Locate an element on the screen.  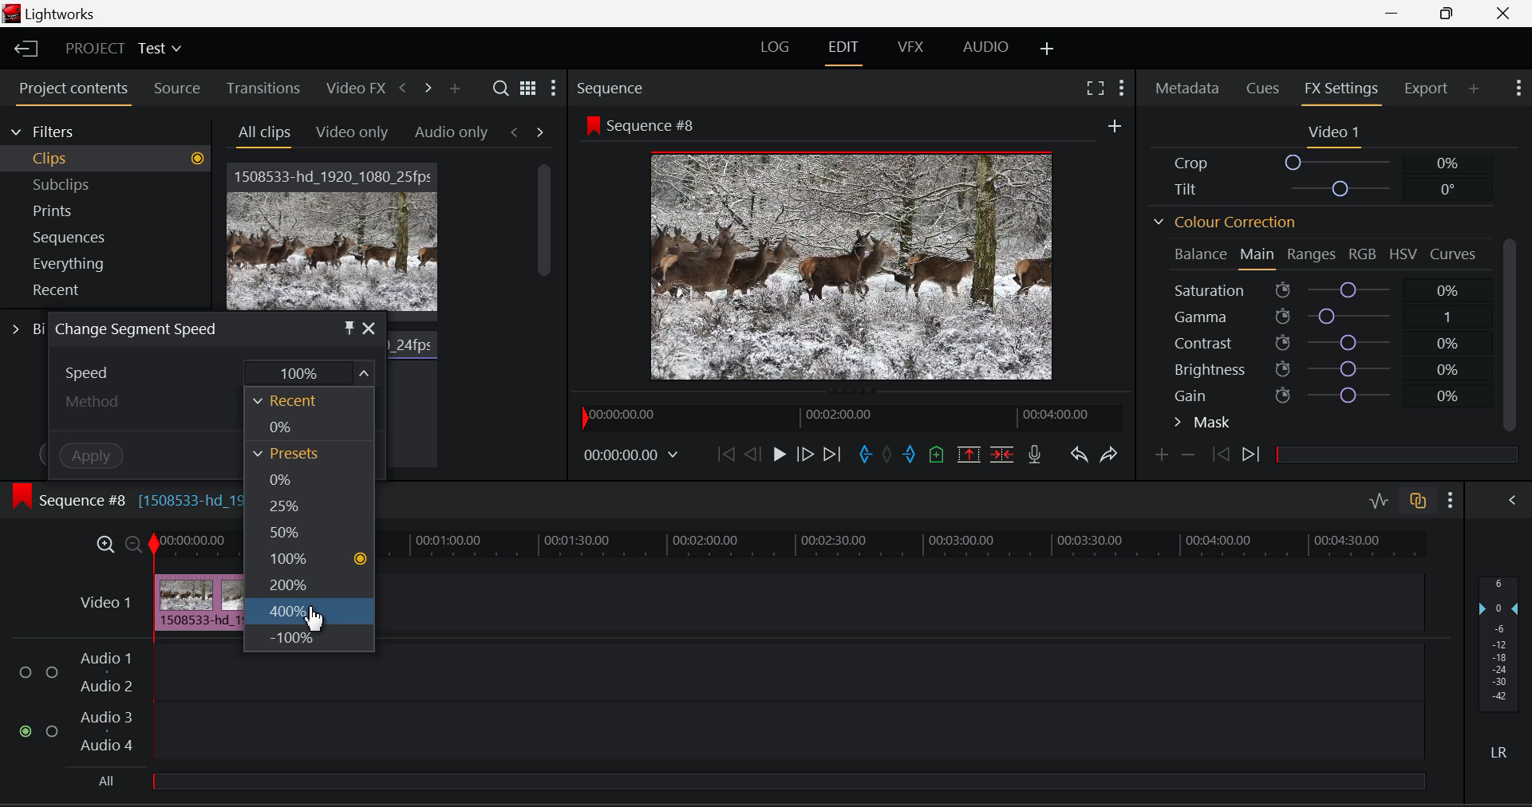
Undo is located at coordinates (1077, 457).